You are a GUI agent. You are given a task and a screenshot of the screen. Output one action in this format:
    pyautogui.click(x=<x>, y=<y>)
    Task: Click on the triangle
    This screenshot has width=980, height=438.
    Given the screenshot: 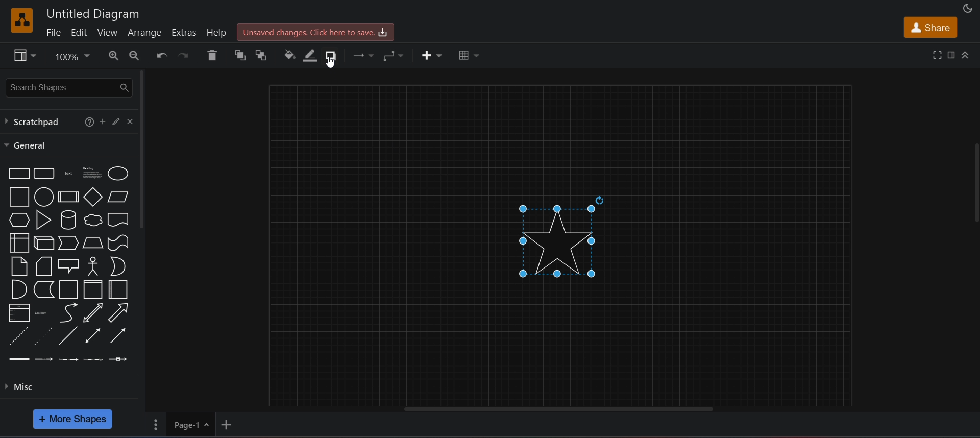 What is the action you would take?
    pyautogui.click(x=42, y=221)
    